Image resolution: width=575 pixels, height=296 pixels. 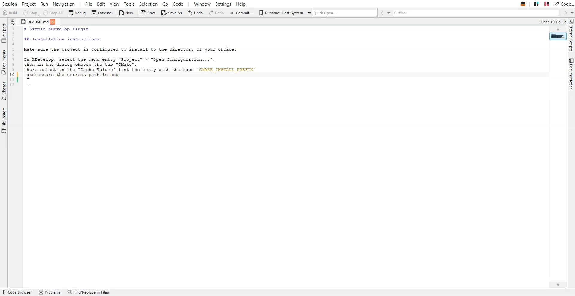 I want to click on Outline, so click(x=478, y=13).